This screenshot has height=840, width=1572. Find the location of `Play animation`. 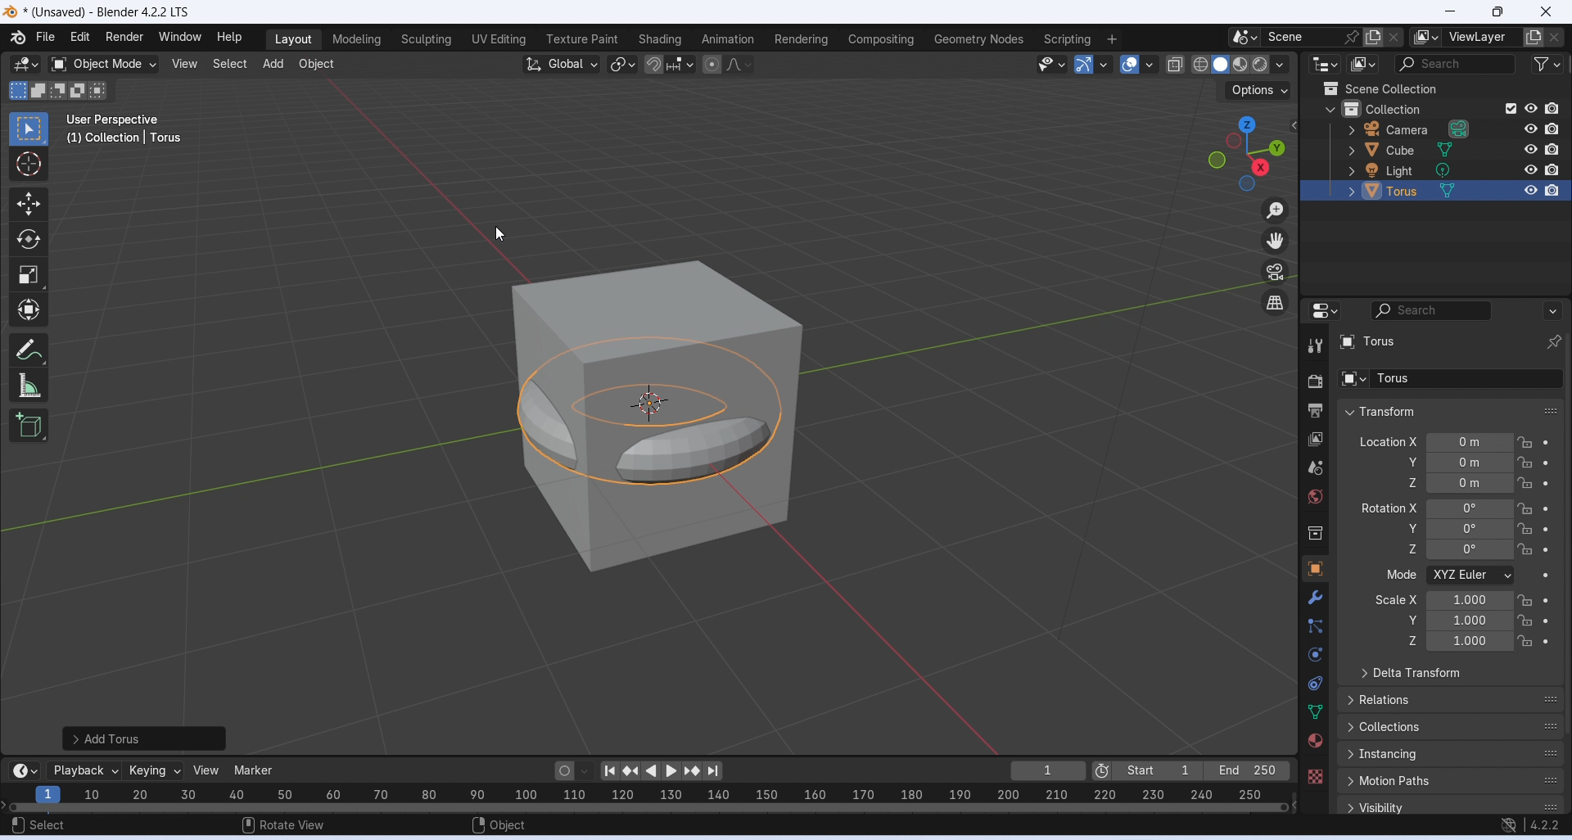

Play animation is located at coordinates (671, 772).